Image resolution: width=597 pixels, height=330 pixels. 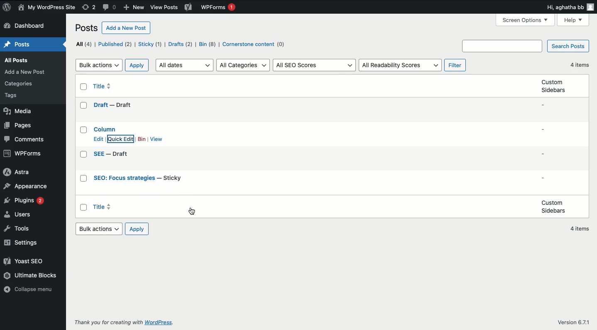 I want to click on Collapse menu, so click(x=31, y=291).